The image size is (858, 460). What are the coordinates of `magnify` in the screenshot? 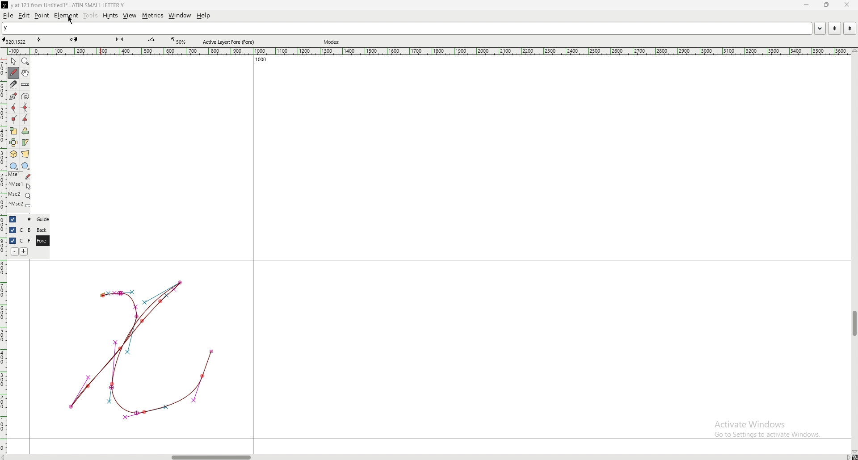 It's located at (25, 61).